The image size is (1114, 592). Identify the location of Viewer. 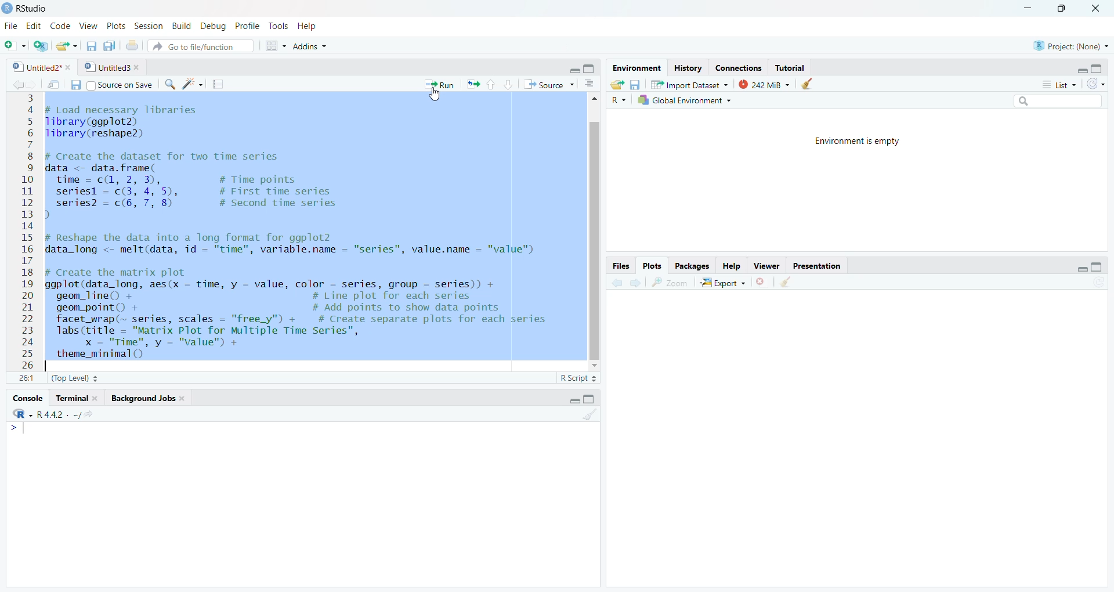
(765, 264).